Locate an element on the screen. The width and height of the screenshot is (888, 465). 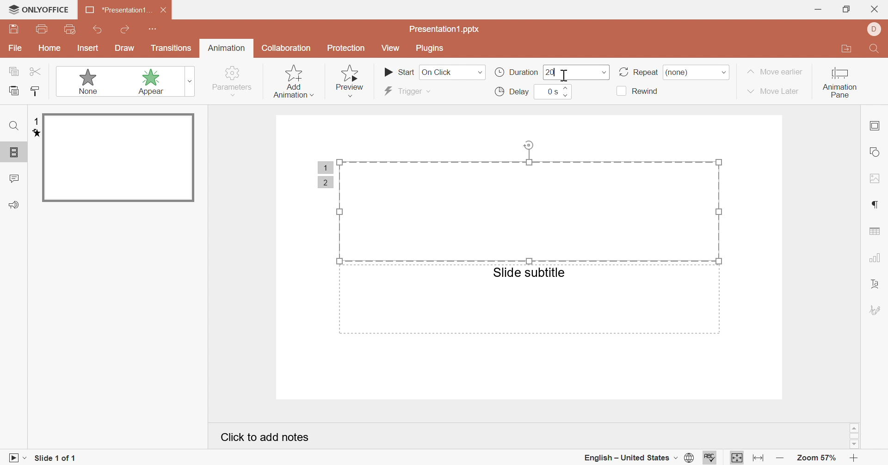
set document language is located at coordinates (691, 459).